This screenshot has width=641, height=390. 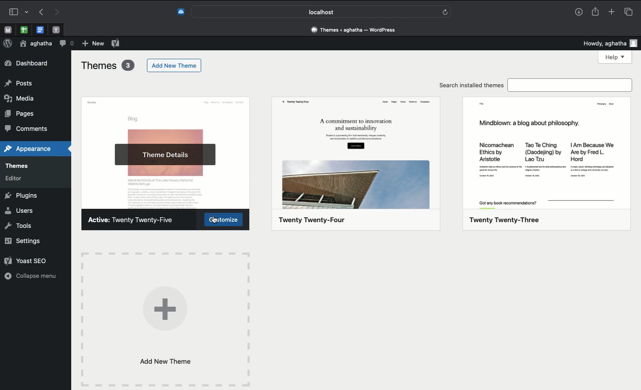 What do you see at coordinates (322, 12) in the screenshot?
I see `Search bar` at bounding box center [322, 12].